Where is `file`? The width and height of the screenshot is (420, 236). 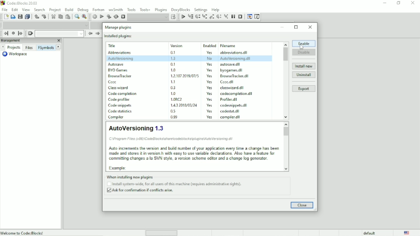
file is located at coordinates (232, 117).